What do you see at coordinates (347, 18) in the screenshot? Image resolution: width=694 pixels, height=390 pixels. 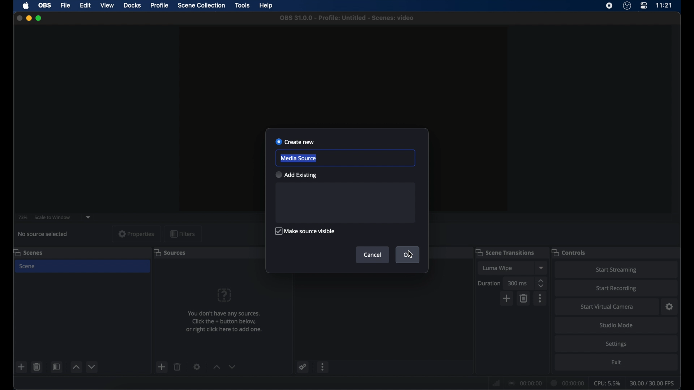 I see `file name` at bounding box center [347, 18].